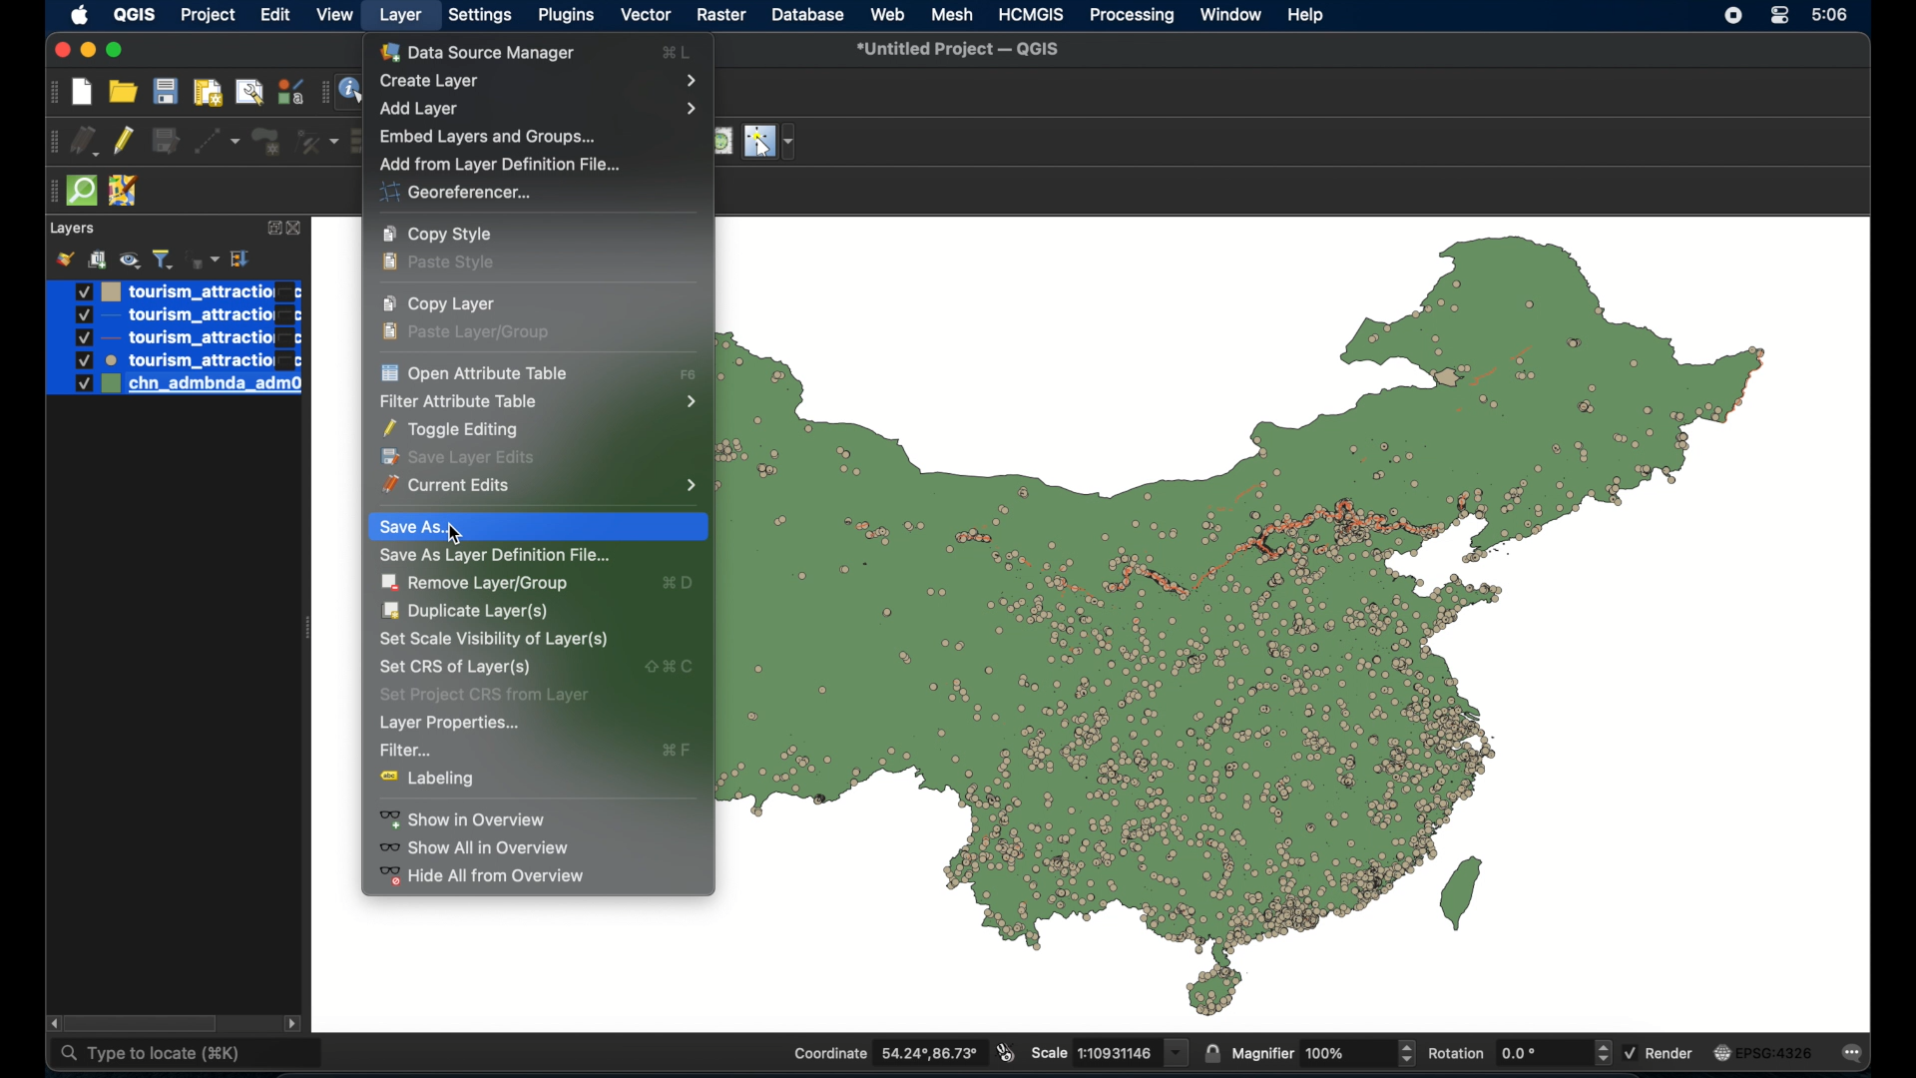  Describe the element at coordinates (1110, 1052) in the screenshot. I see `scale` at that location.